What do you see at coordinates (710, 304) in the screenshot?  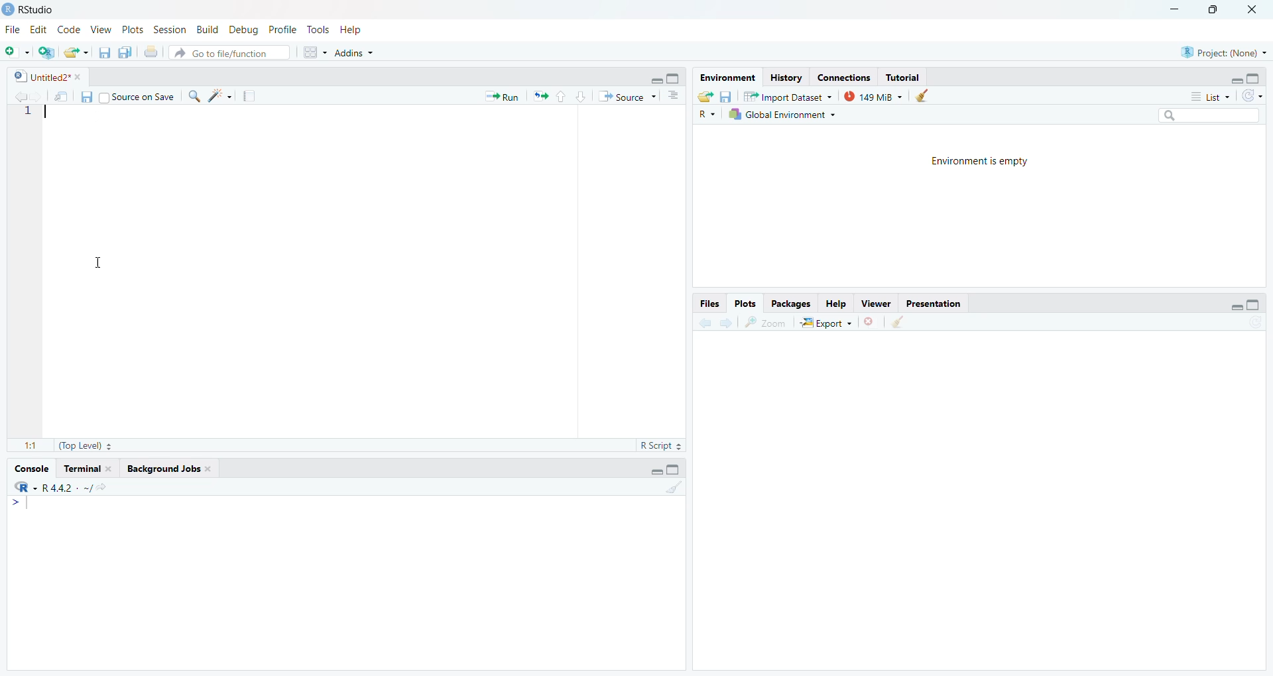 I see `Files` at bounding box center [710, 304].